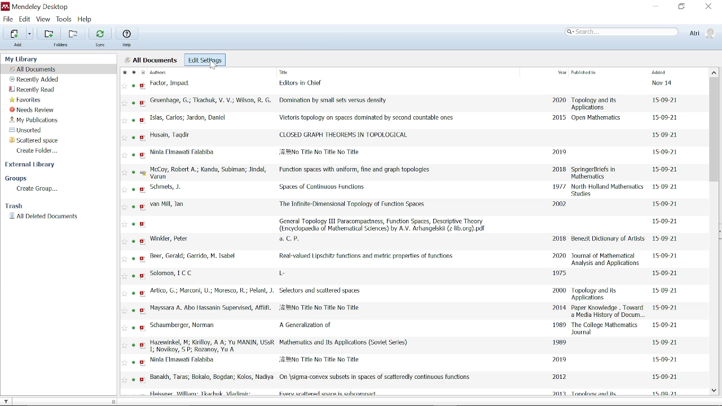 The width and height of the screenshot is (722, 406). What do you see at coordinates (682, 7) in the screenshot?
I see `Restore down` at bounding box center [682, 7].